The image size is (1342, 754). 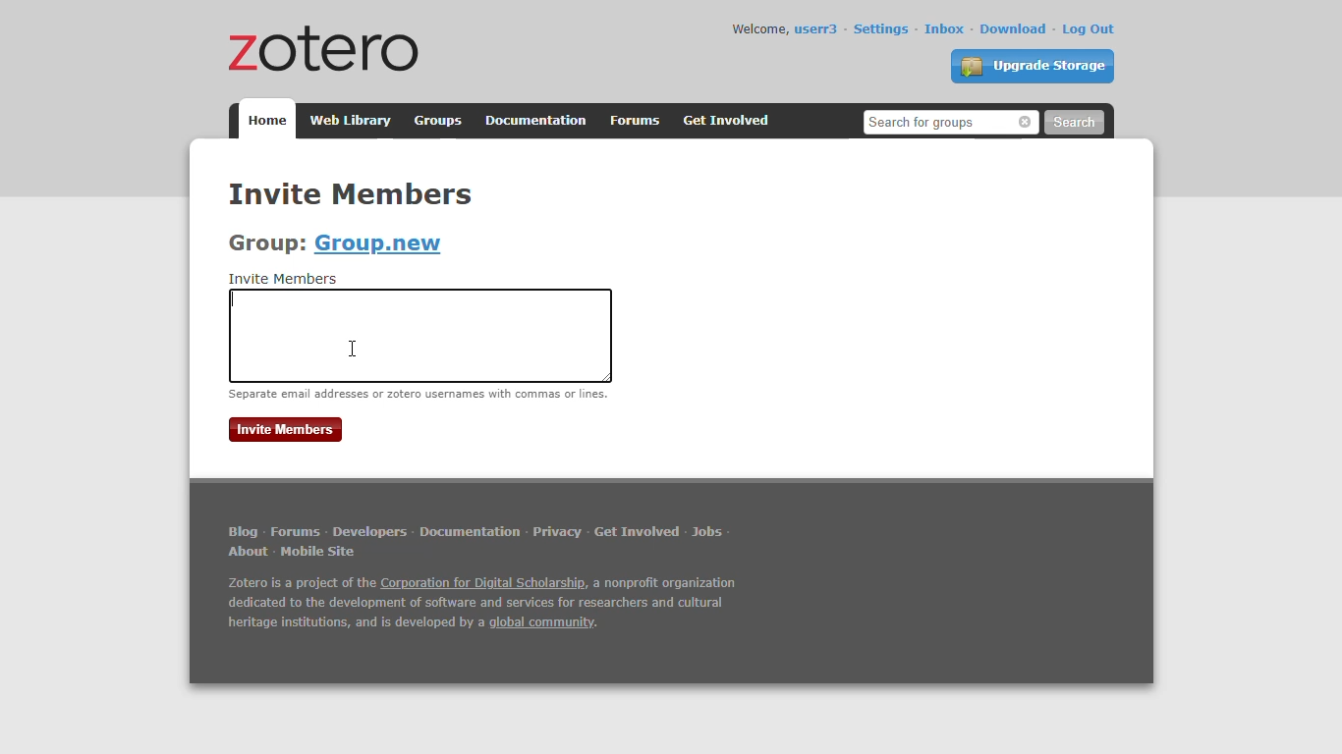 I want to click on invite members, so click(x=351, y=192).